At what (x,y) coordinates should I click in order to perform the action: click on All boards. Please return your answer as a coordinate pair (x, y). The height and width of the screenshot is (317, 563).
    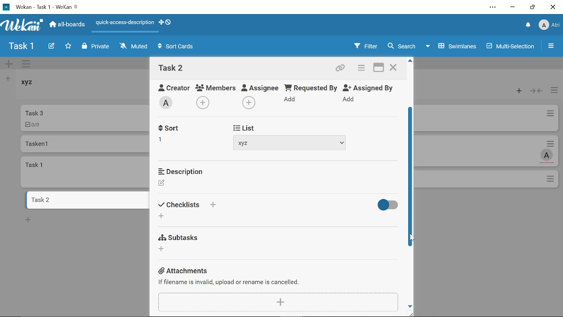
    Looking at the image, I should click on (68, 24).